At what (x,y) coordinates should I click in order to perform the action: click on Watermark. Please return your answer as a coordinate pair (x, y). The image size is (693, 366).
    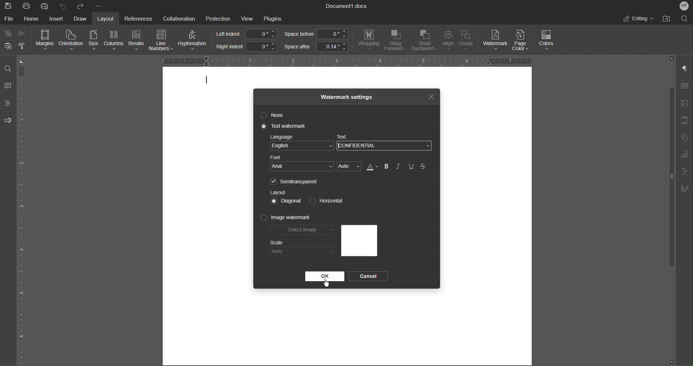
    Looking at the image, I should click on (496, 40).